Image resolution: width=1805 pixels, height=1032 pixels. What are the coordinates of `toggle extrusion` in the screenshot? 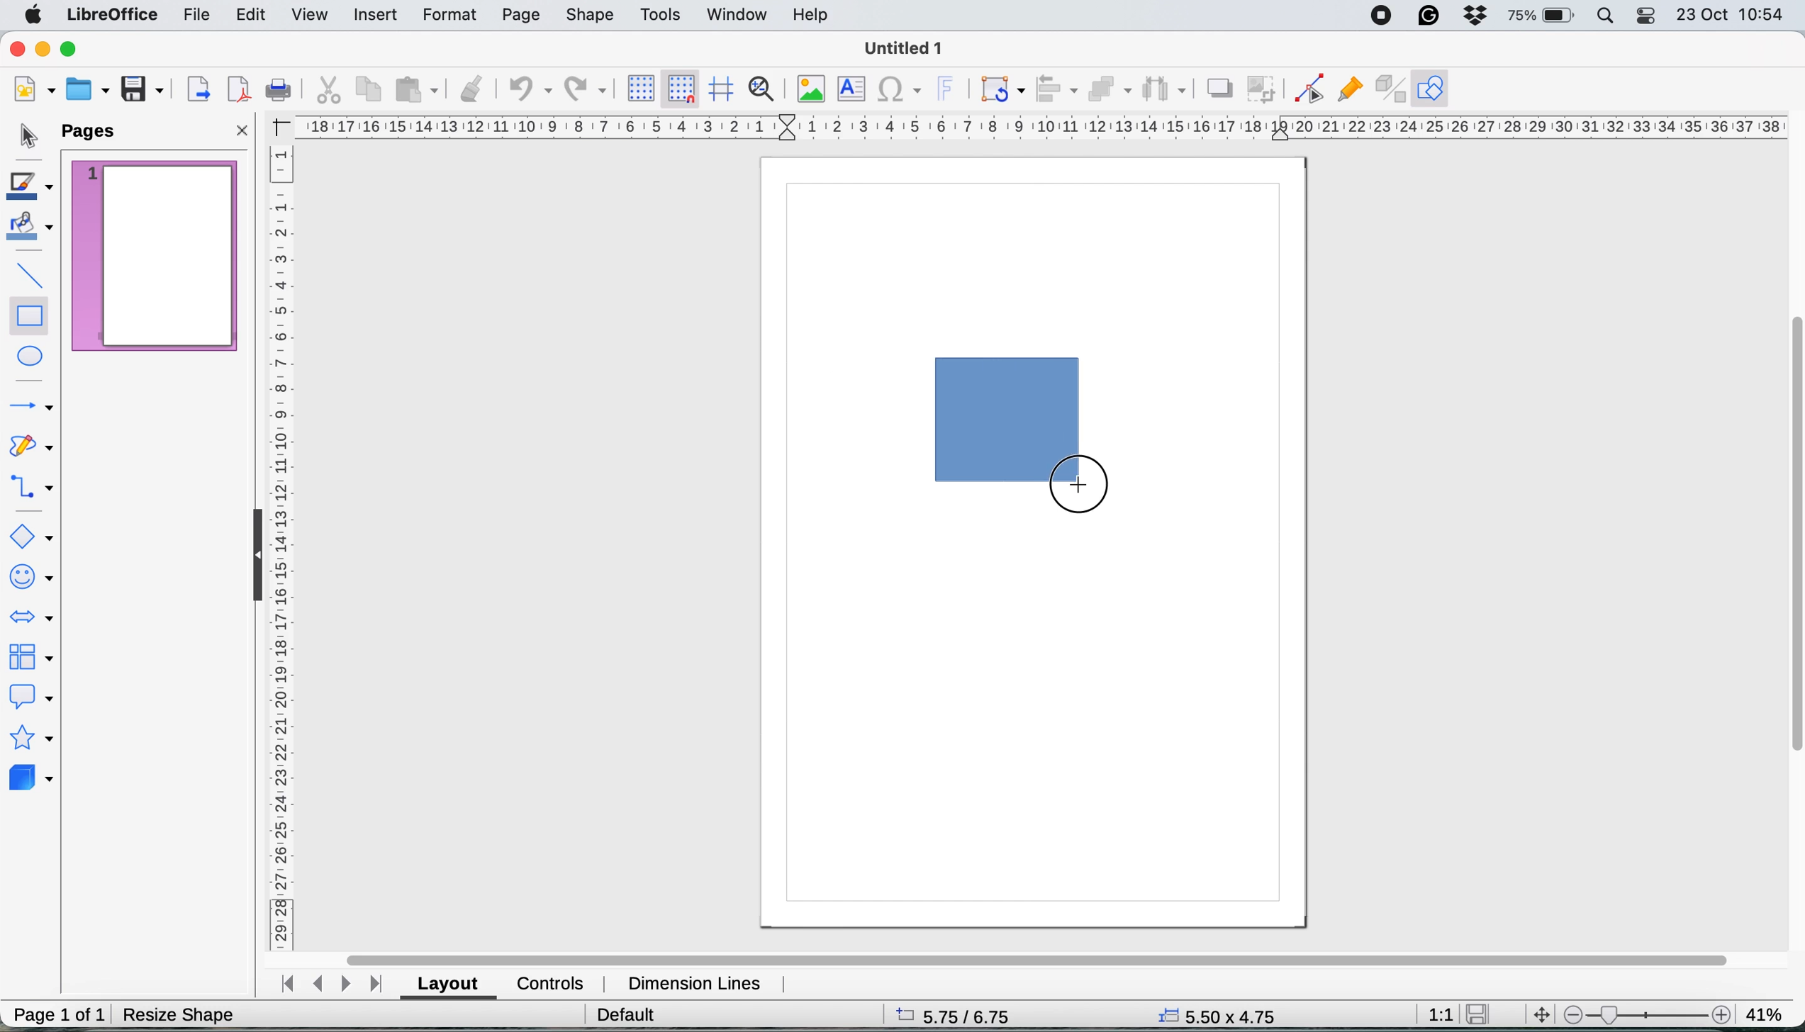 It's located at (1387, 90).